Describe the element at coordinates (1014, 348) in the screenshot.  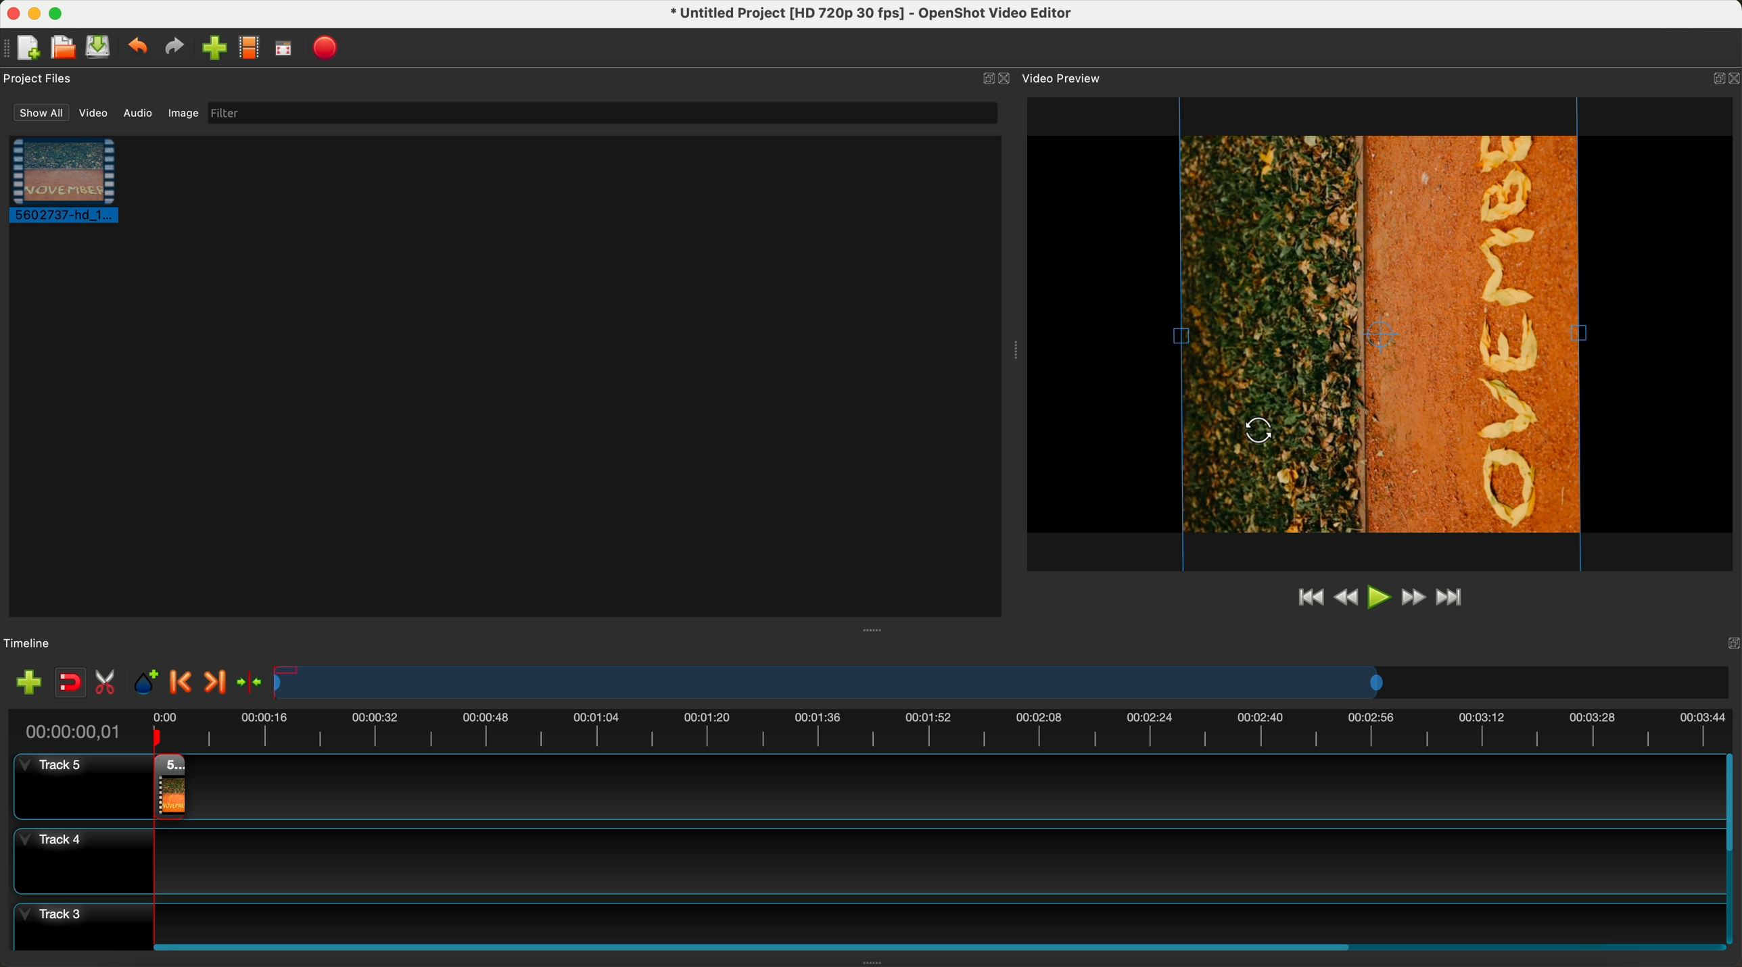
I see `` at that location.